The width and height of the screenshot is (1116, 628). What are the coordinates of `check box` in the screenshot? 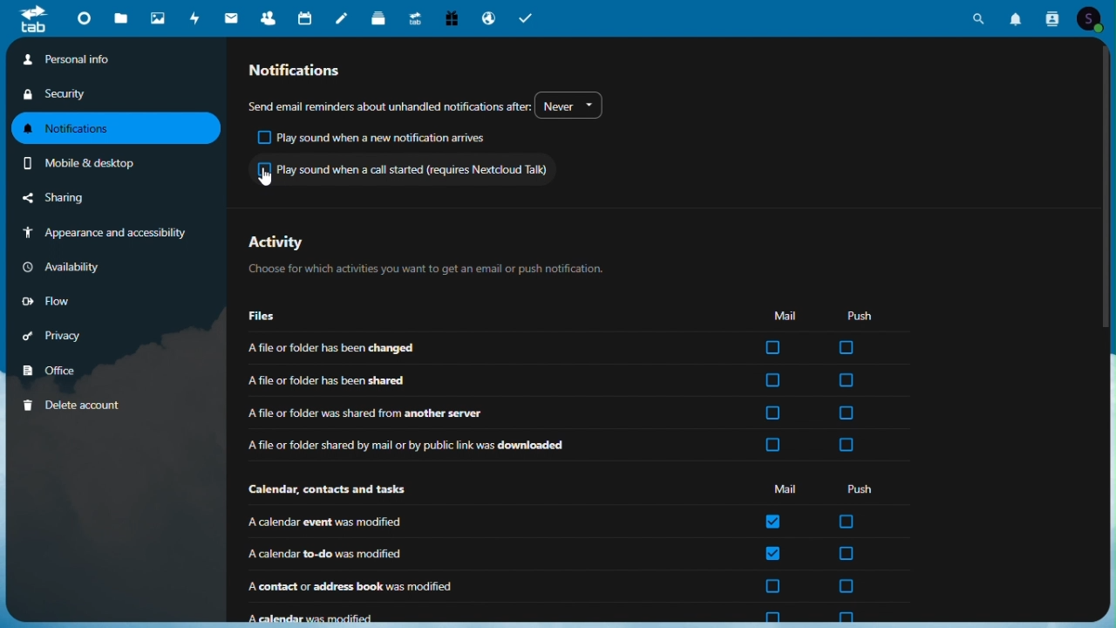 It's located at (844, 445).